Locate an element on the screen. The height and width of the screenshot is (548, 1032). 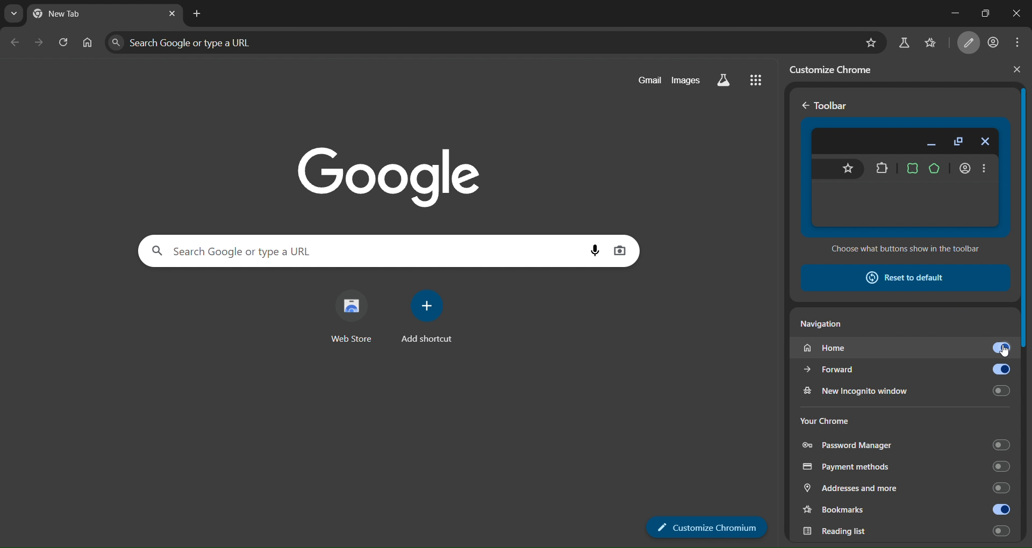
toolbar is located at coordinates (906, 173).